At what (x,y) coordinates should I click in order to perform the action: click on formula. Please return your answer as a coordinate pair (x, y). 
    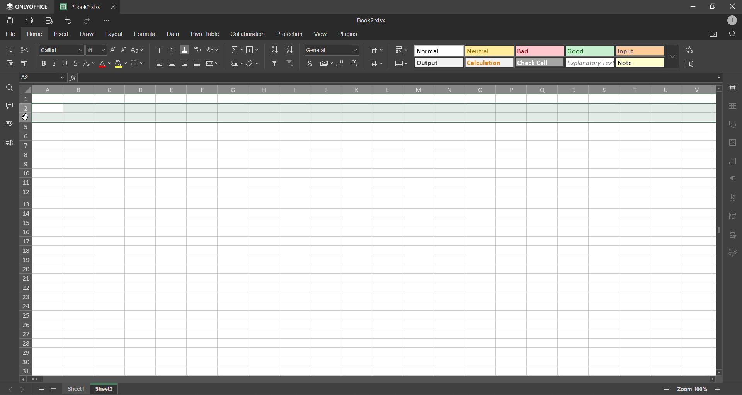
    Looking at the image, I should click on (147, 36).